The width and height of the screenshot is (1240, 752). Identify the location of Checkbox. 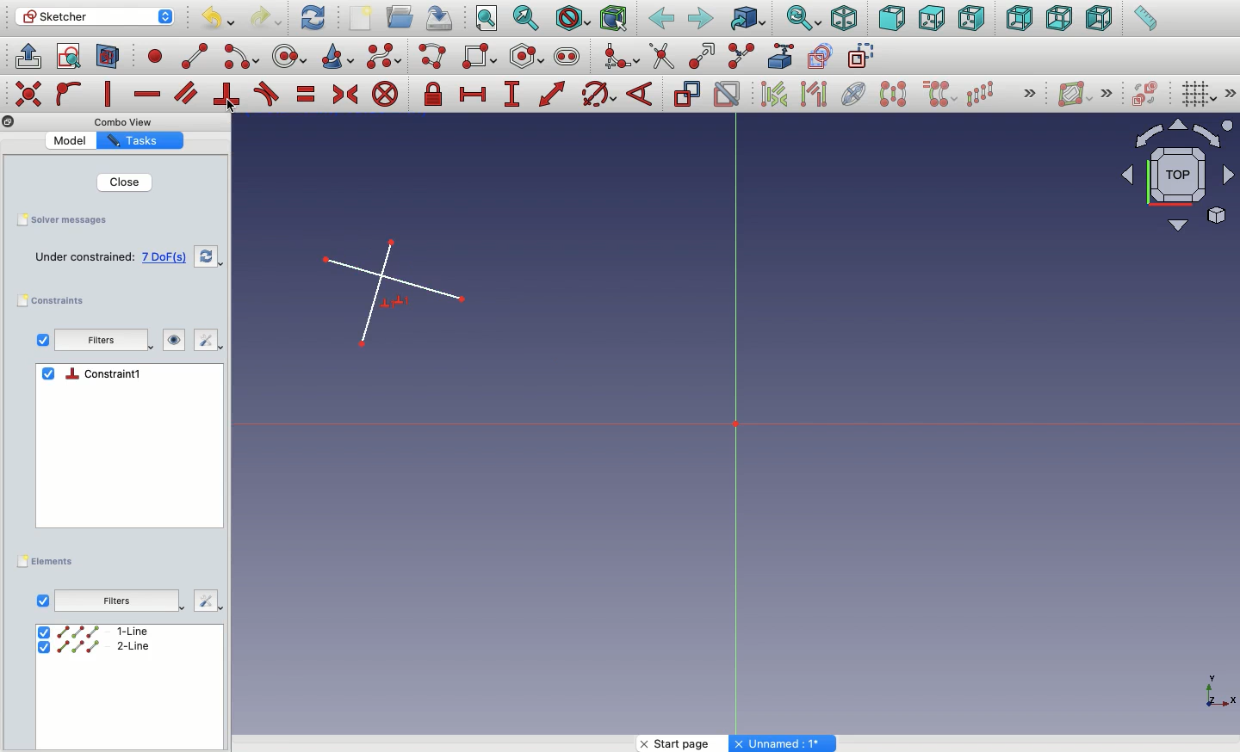
(41, 340).